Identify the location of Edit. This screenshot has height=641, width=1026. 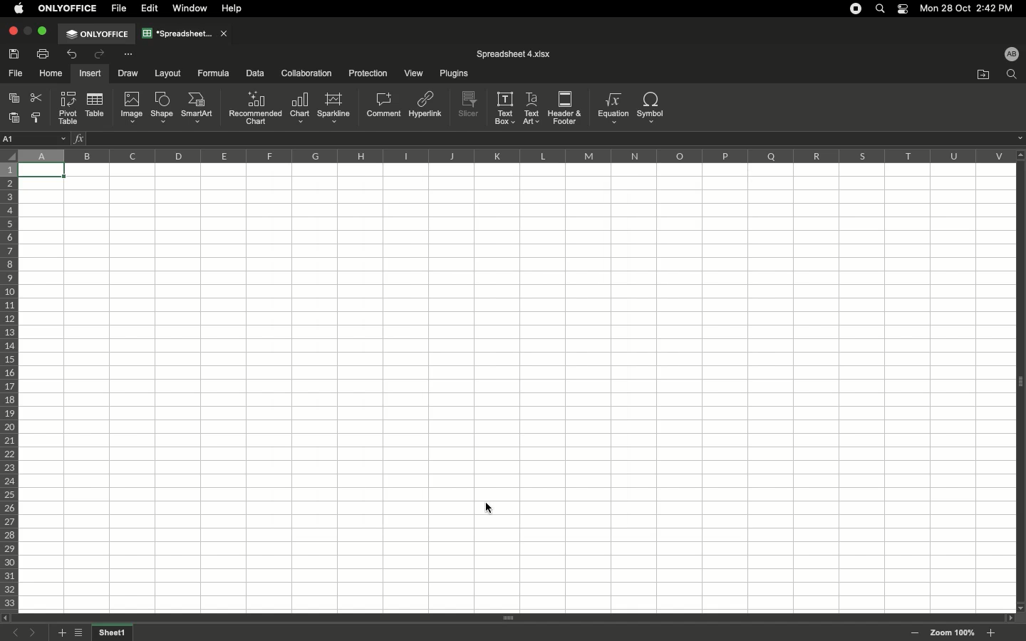
(150, 9).